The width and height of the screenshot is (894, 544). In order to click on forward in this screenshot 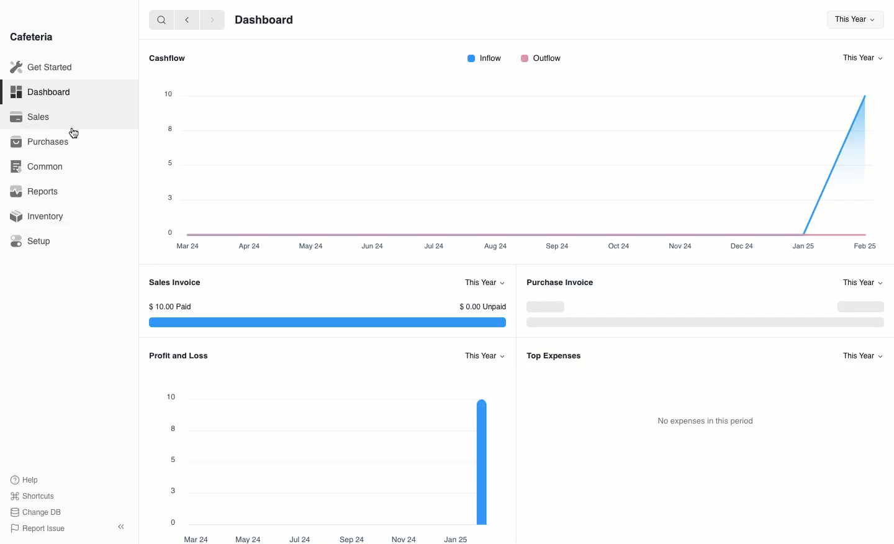, I will do `click(214, 20)`.